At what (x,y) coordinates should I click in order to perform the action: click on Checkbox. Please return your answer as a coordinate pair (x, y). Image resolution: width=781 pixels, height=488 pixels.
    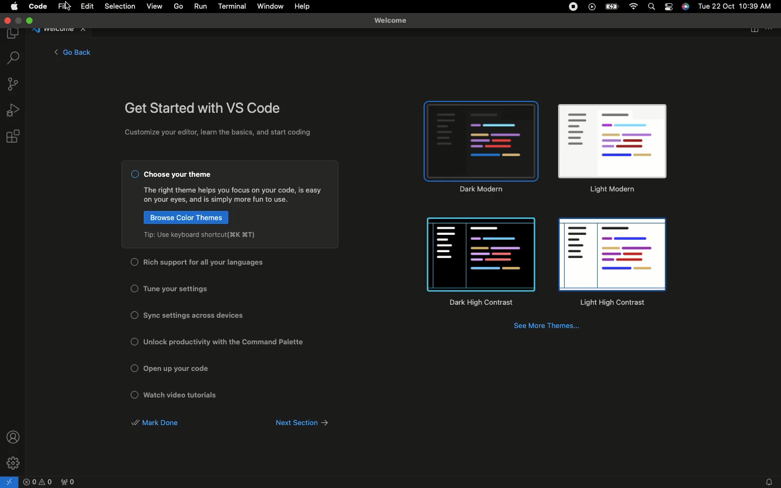
    Looking at the image, I should click on (135, 175).